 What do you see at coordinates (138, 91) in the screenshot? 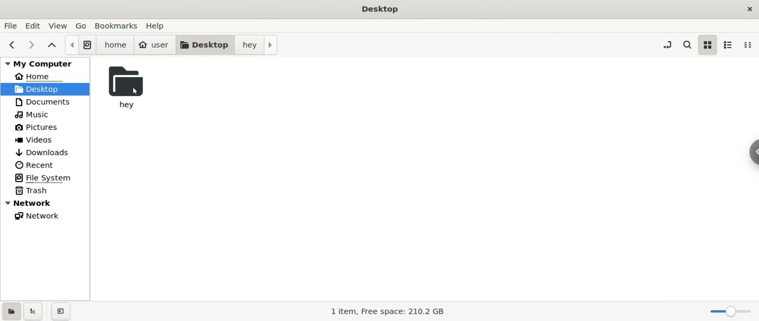
I see `cursor` at bounding box center [138, 91].